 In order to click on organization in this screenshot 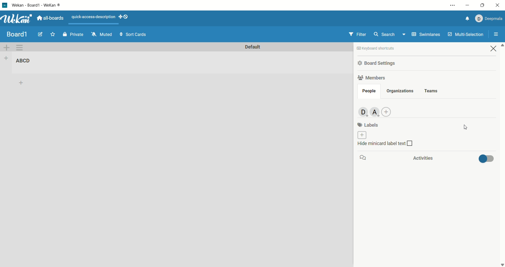, I will do `click(399, 91)`.